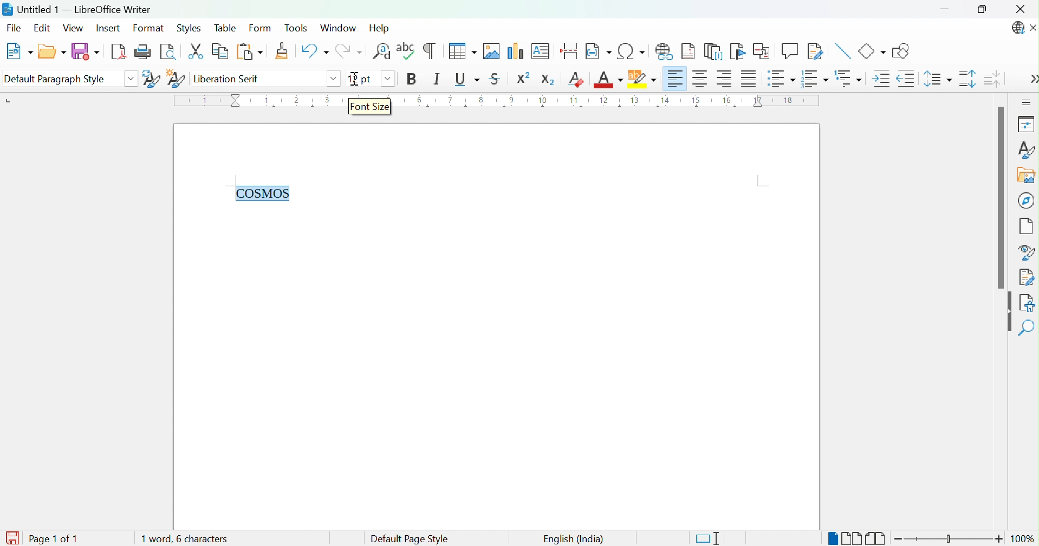 This screenshot has height=546, width=1039. What do you see at coordinates (352, 53) in the screenshot?
I see `Redo` at bounding box center [352, 53].